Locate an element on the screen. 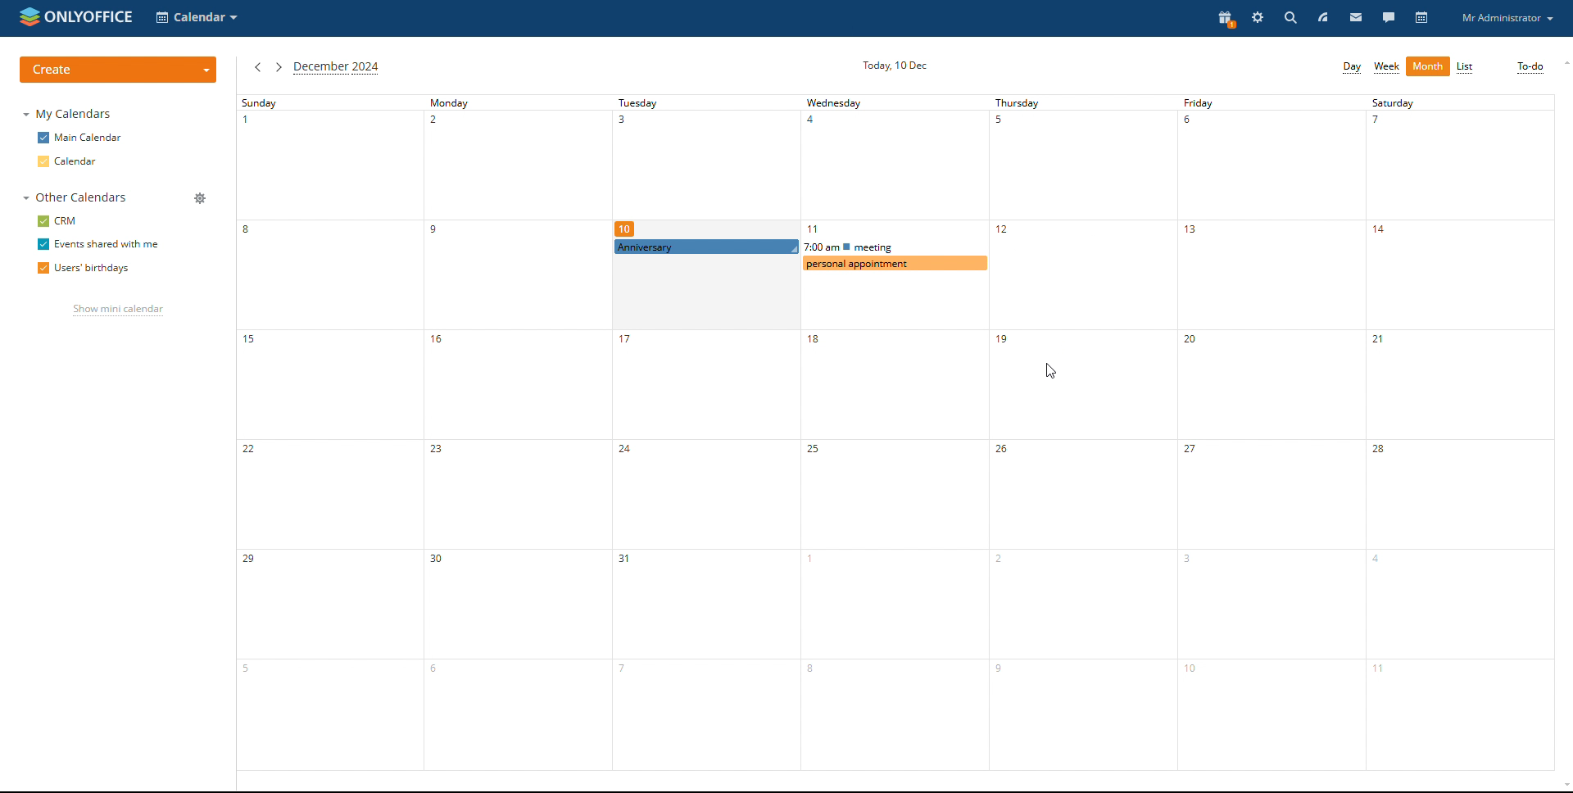  month view is located at coordinates (1428, 66).